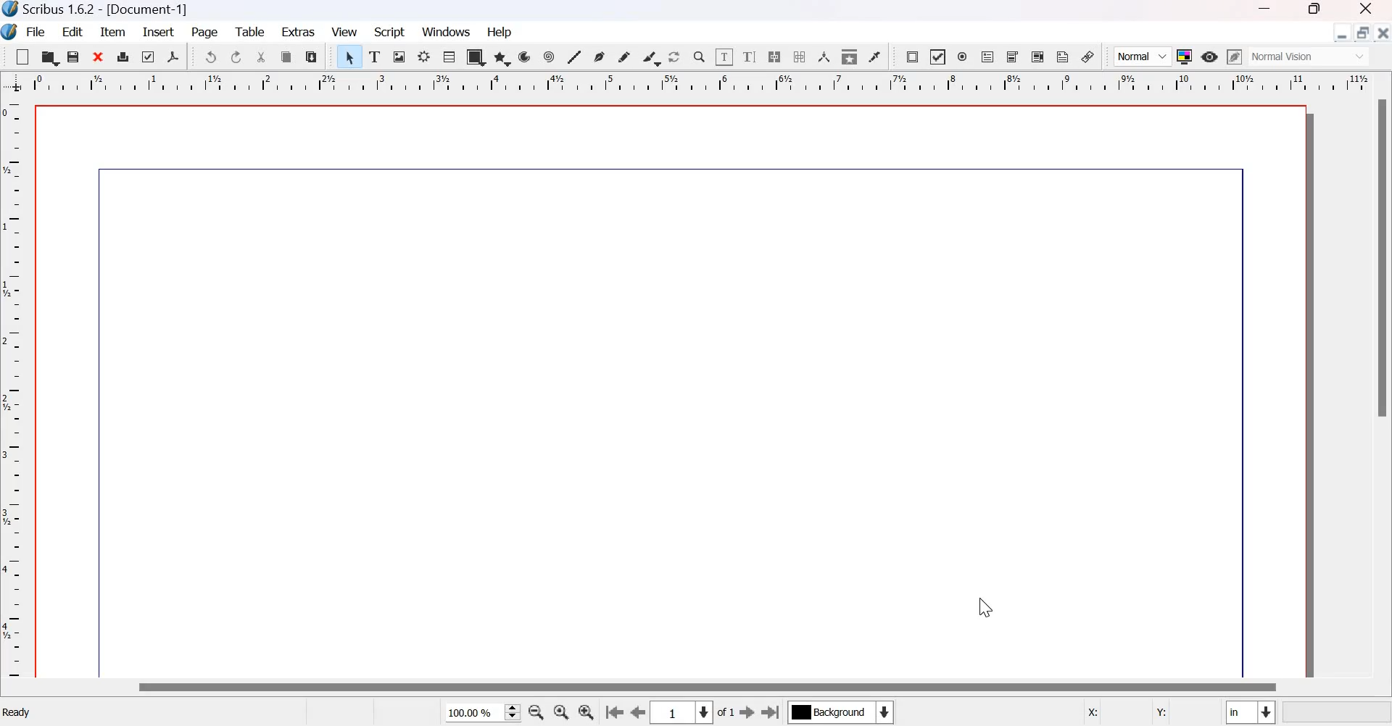  What do you see at coordinates (1064, 57) in the screenshot?
I see `Text Annotation` at bounding box center [1064, 57].